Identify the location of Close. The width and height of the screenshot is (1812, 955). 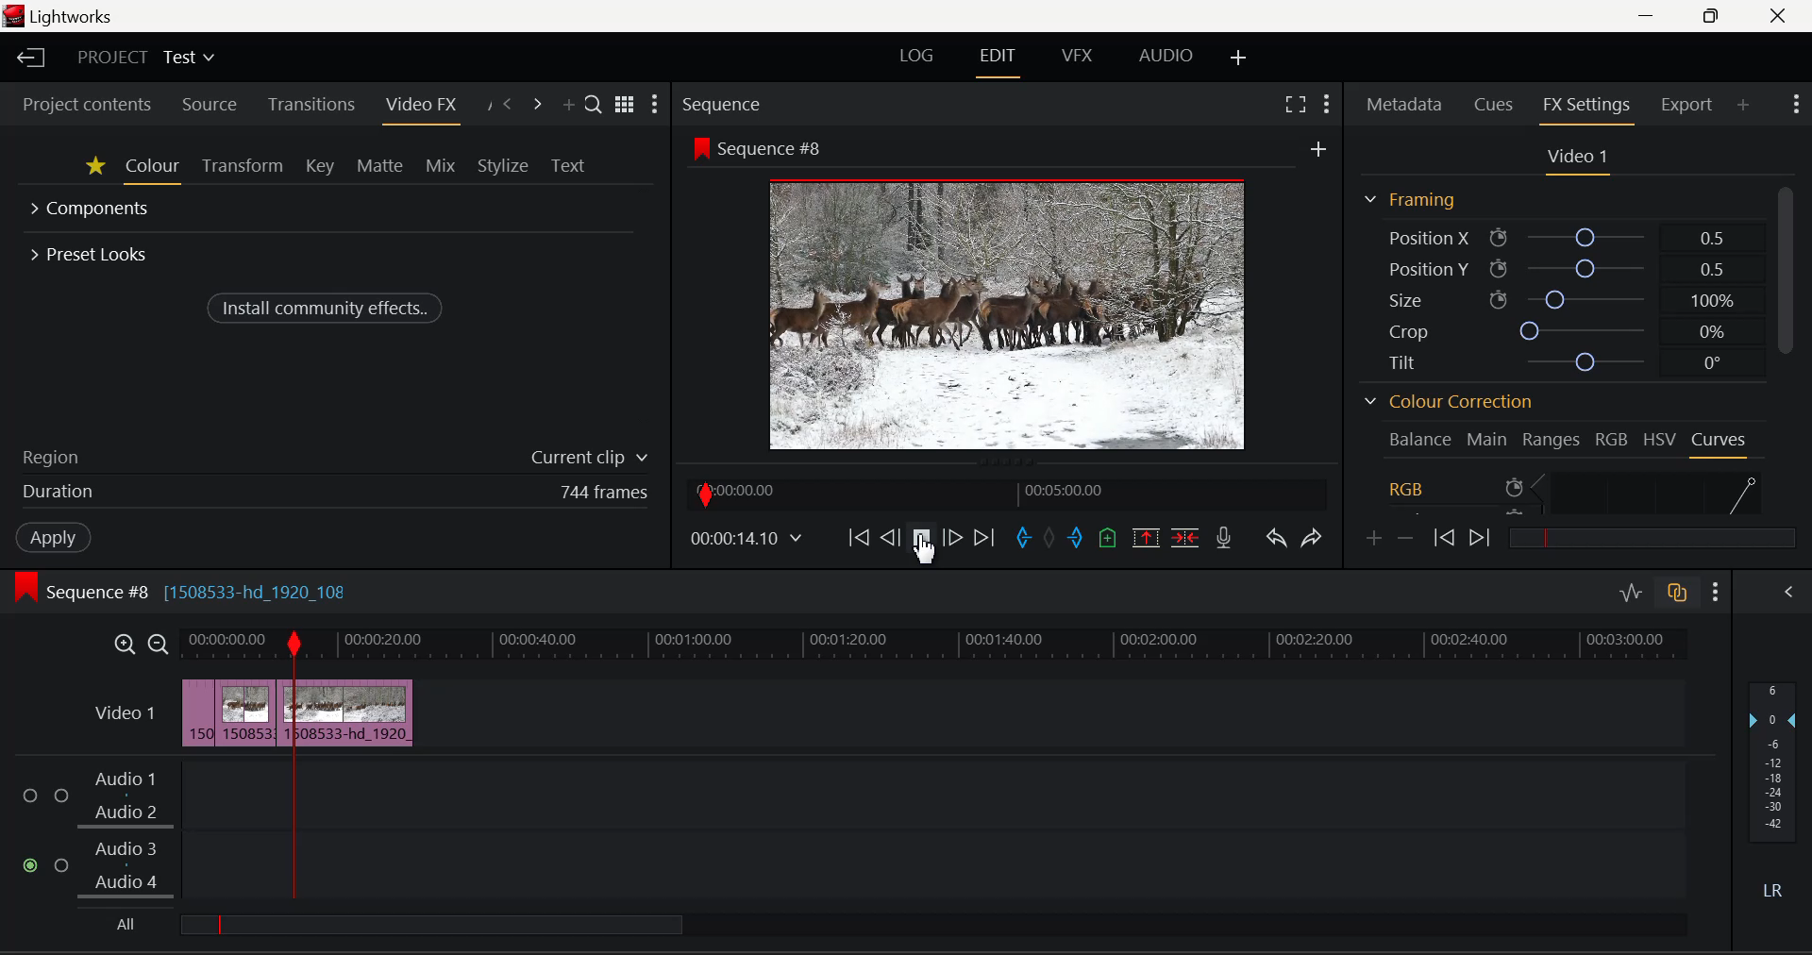
(1779, 16).